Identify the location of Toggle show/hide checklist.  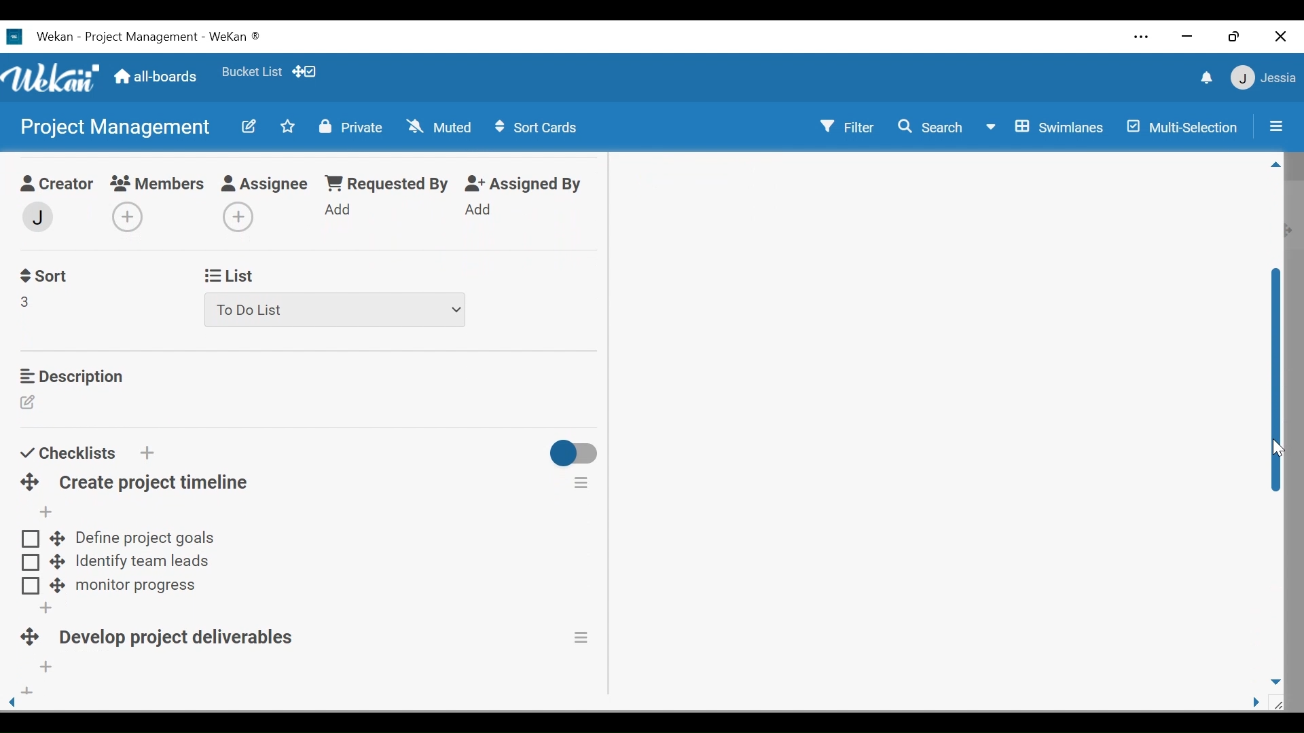
(575, 455).